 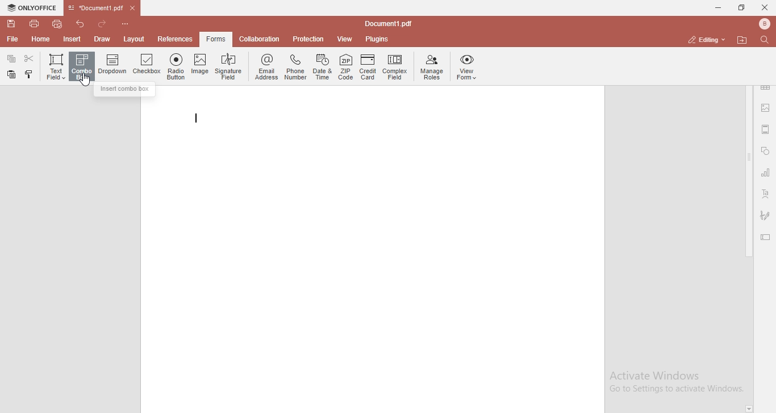 What do you see at coordinates (767, 238) in the screenshot?
I see `edit text` at bounding box center [767, 238].